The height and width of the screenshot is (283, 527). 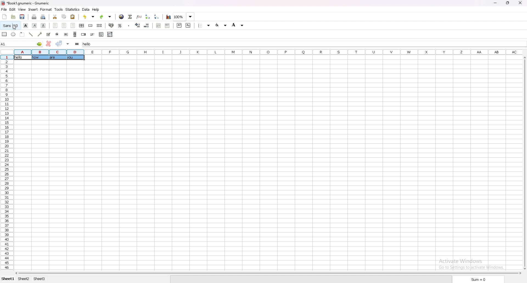 I want to click on summation, so click(x=130, y=16).